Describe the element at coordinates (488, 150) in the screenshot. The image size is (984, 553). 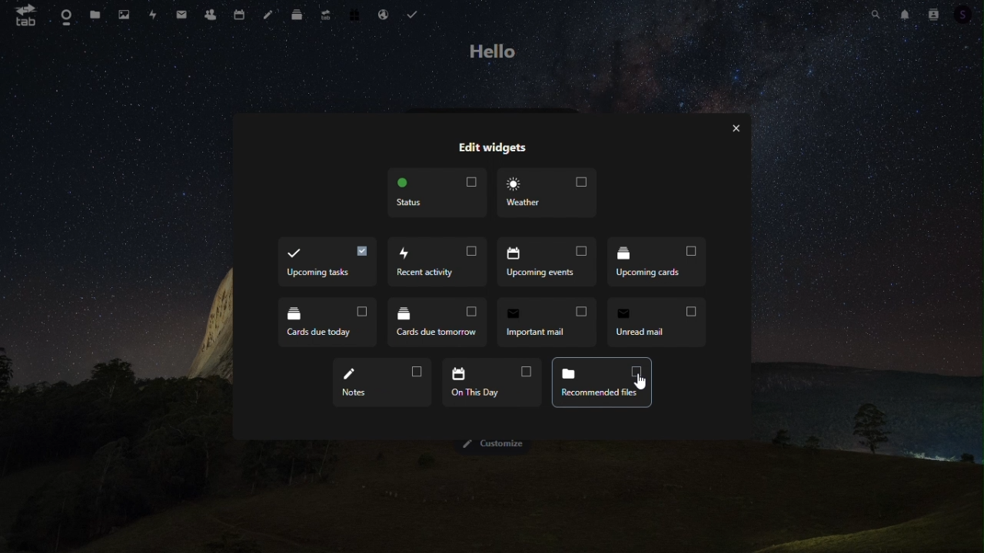
I see `edit widgets` at that location.